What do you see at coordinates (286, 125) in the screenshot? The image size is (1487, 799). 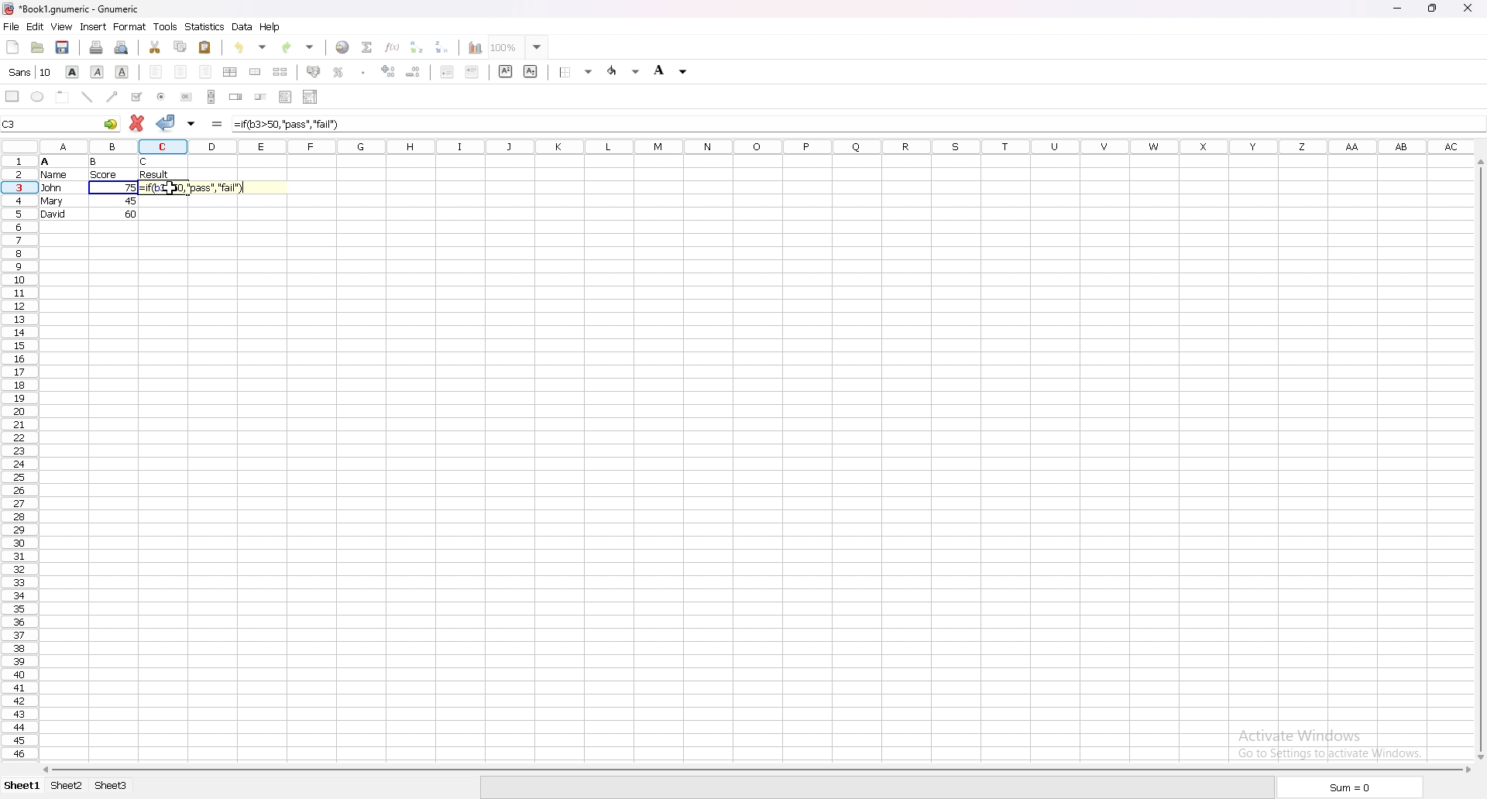 I see `=if(B3>50,"pass","fall")` at bounding box center [286, 125].